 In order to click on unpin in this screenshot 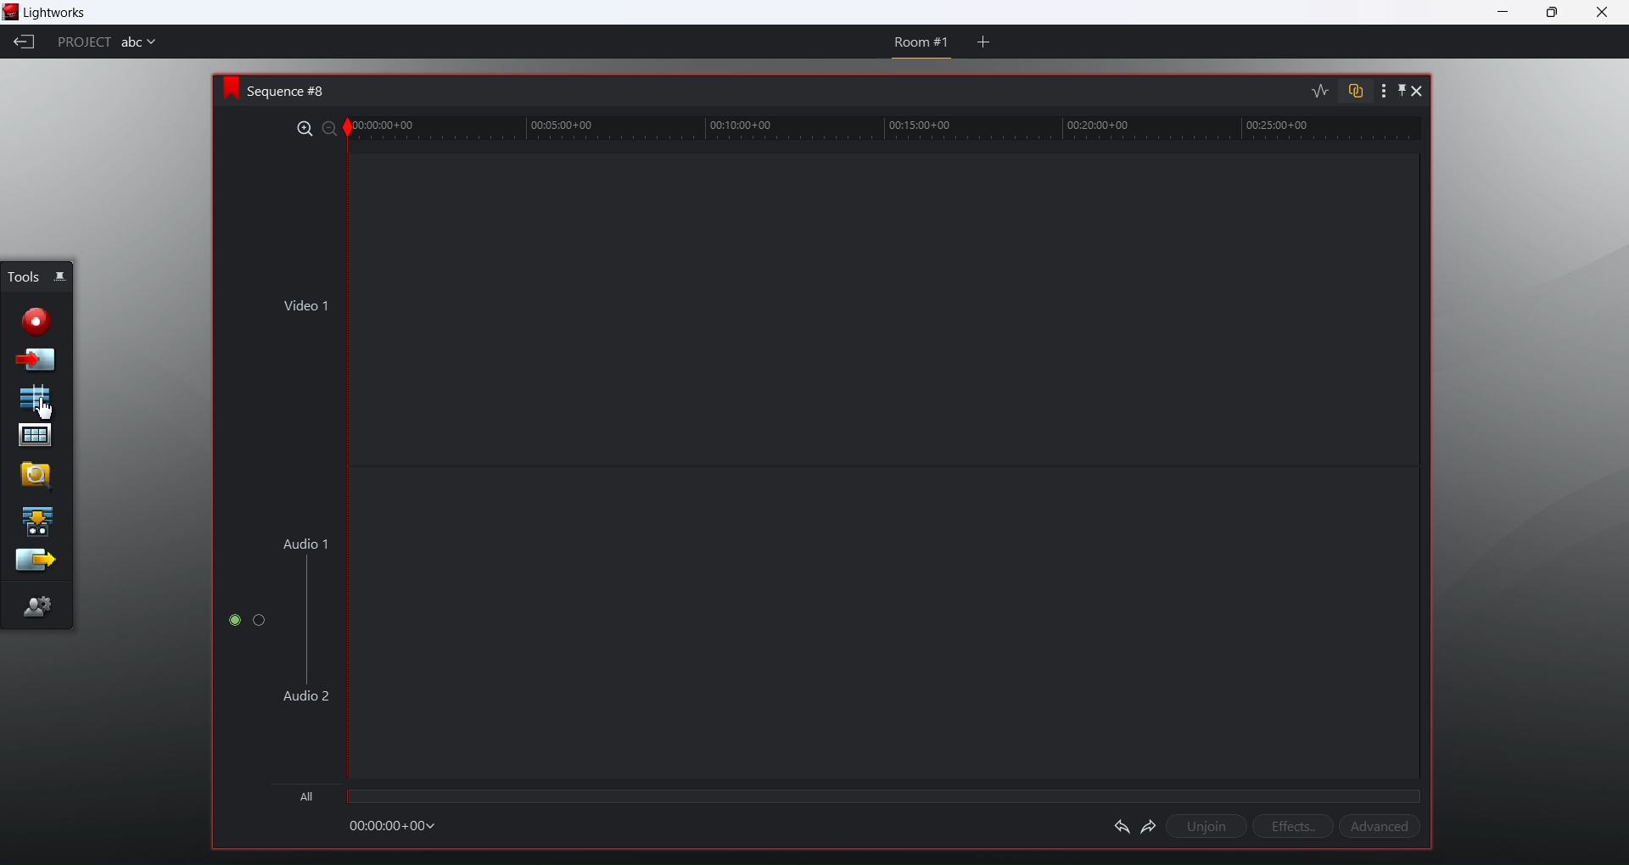, I will do `click(1204, 824)`.